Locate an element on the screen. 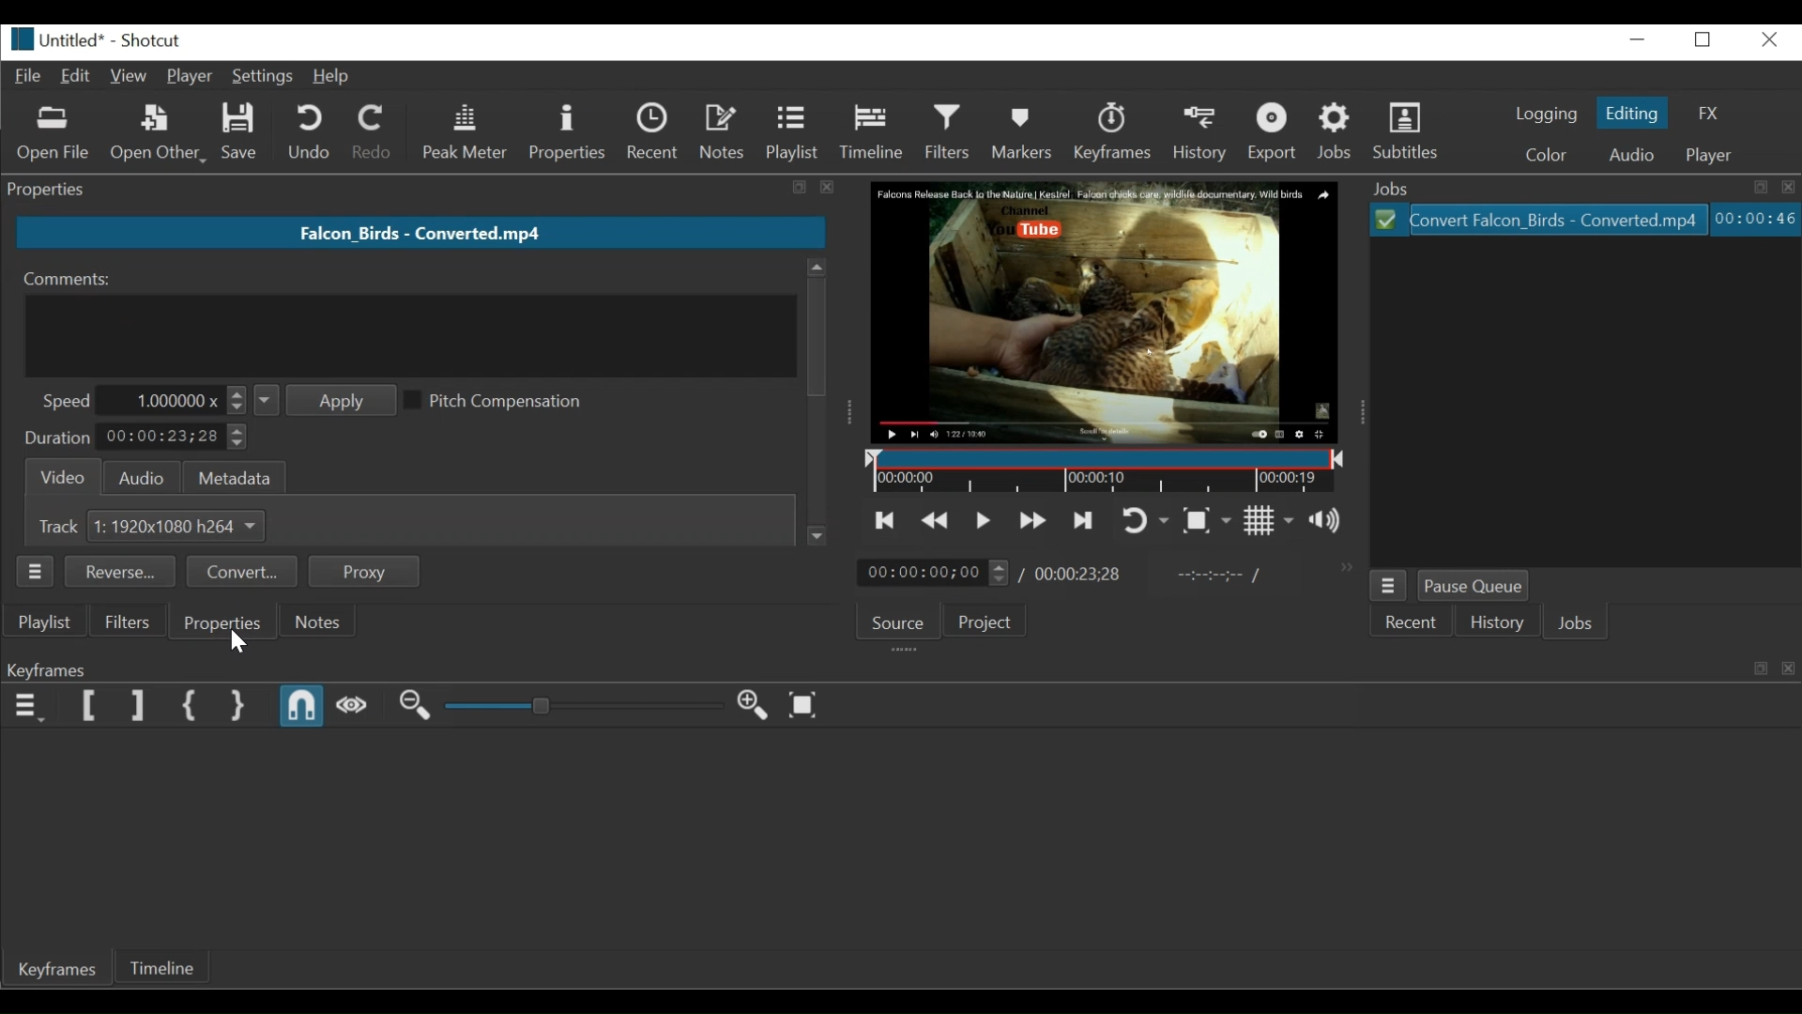 The image size is (1802, 1014). History is located at coordinates (1496, 623).